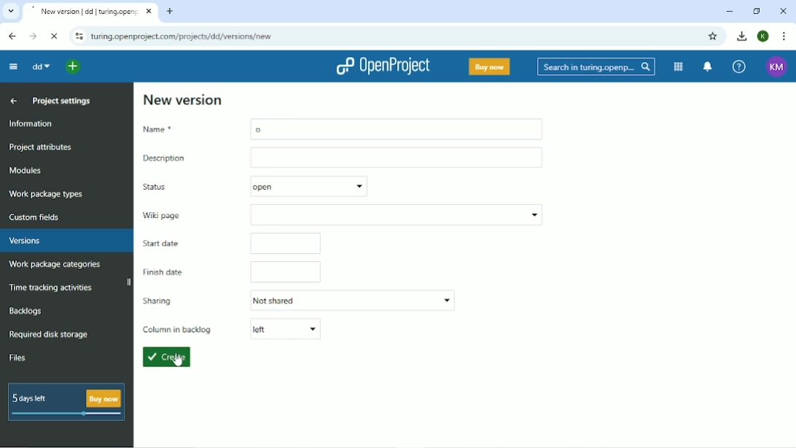 The width and height of the screenshot is (796, 448). I want to click on Select a project, so click(72, 67).